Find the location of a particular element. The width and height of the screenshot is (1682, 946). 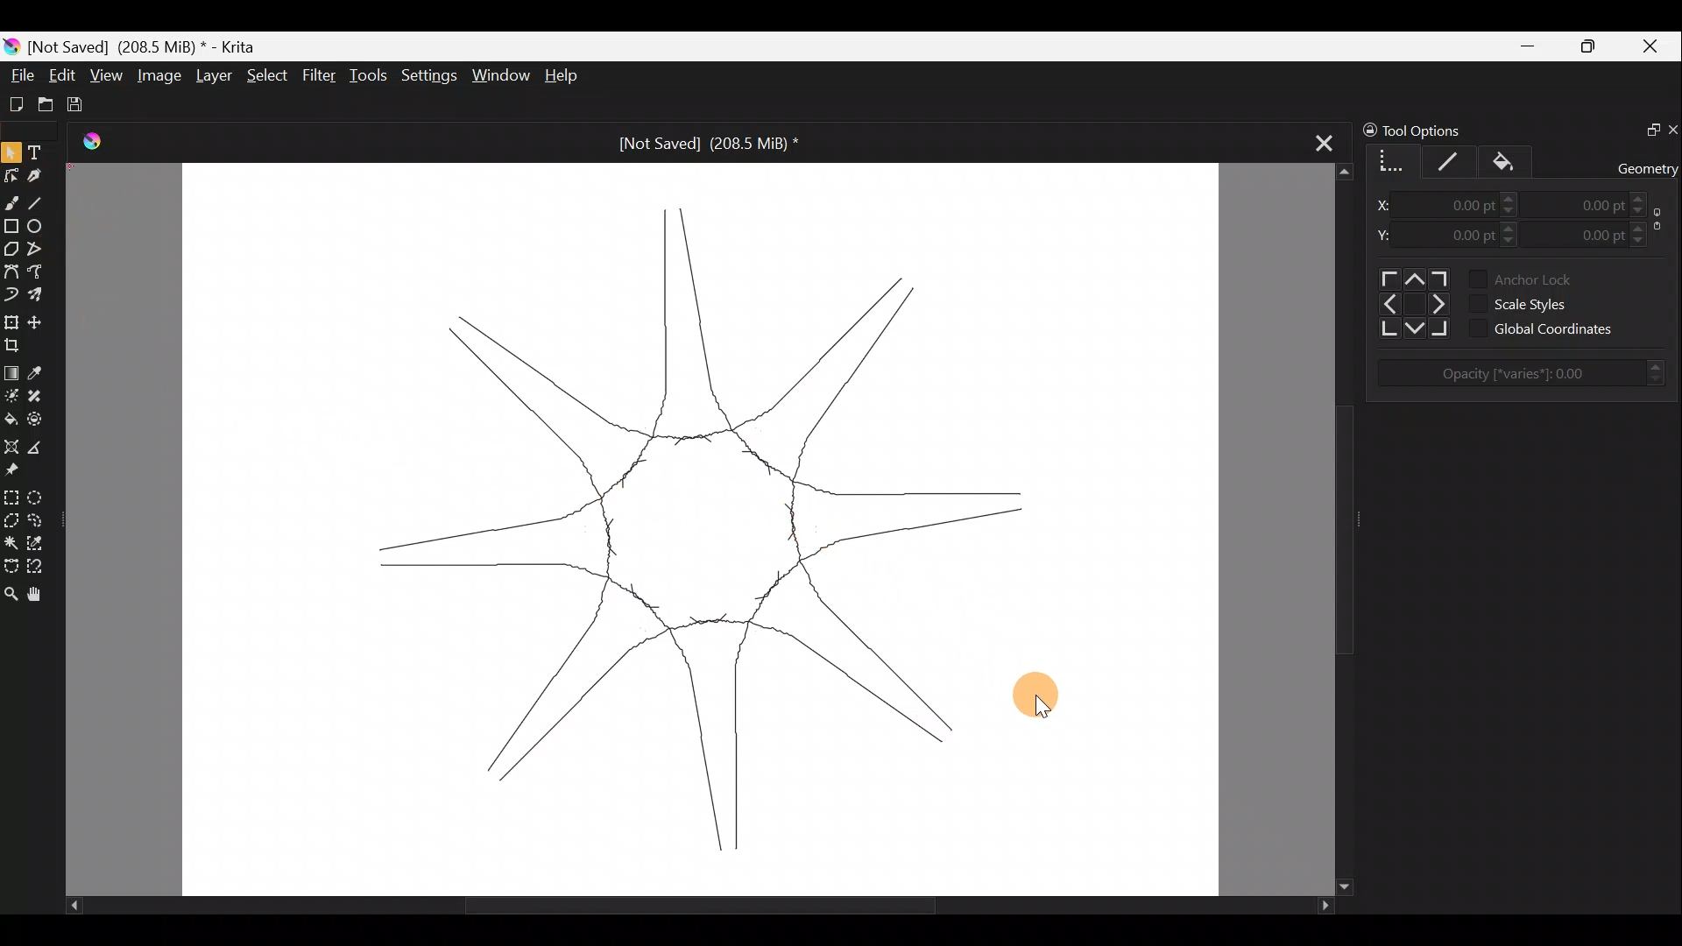

Polyline is located at coordinates (35, 250).